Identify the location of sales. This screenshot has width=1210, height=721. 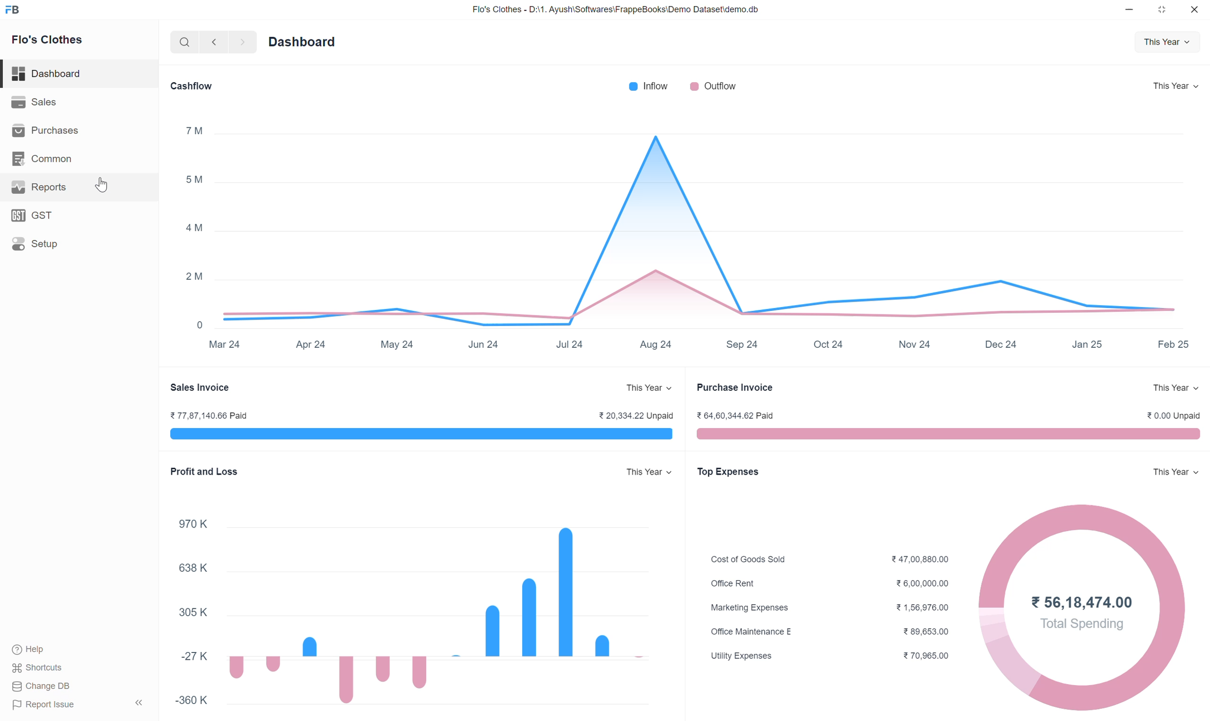
(77, 102).